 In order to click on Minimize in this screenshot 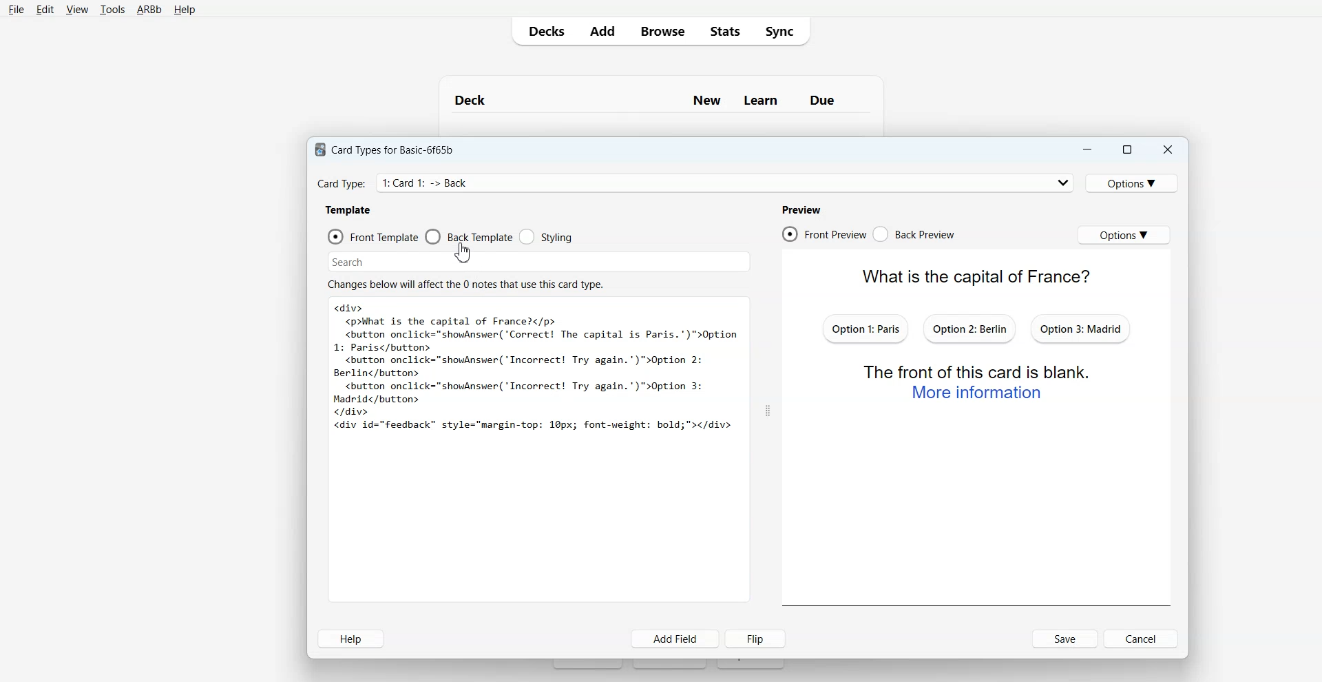, I will do `click(1088, 149)`.